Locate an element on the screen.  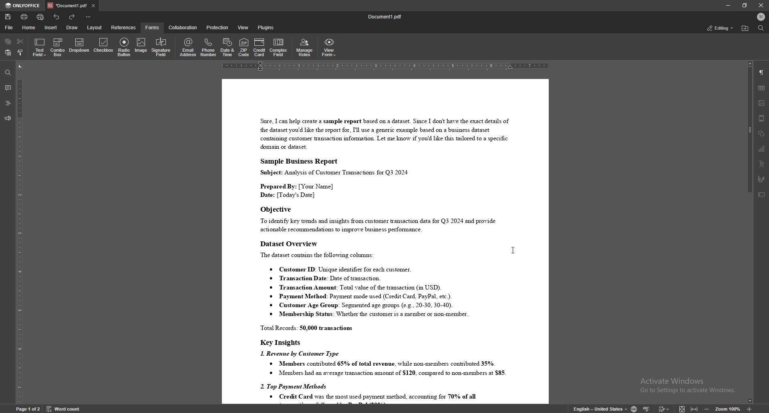
zoom in is located at coordinates (749, 409).